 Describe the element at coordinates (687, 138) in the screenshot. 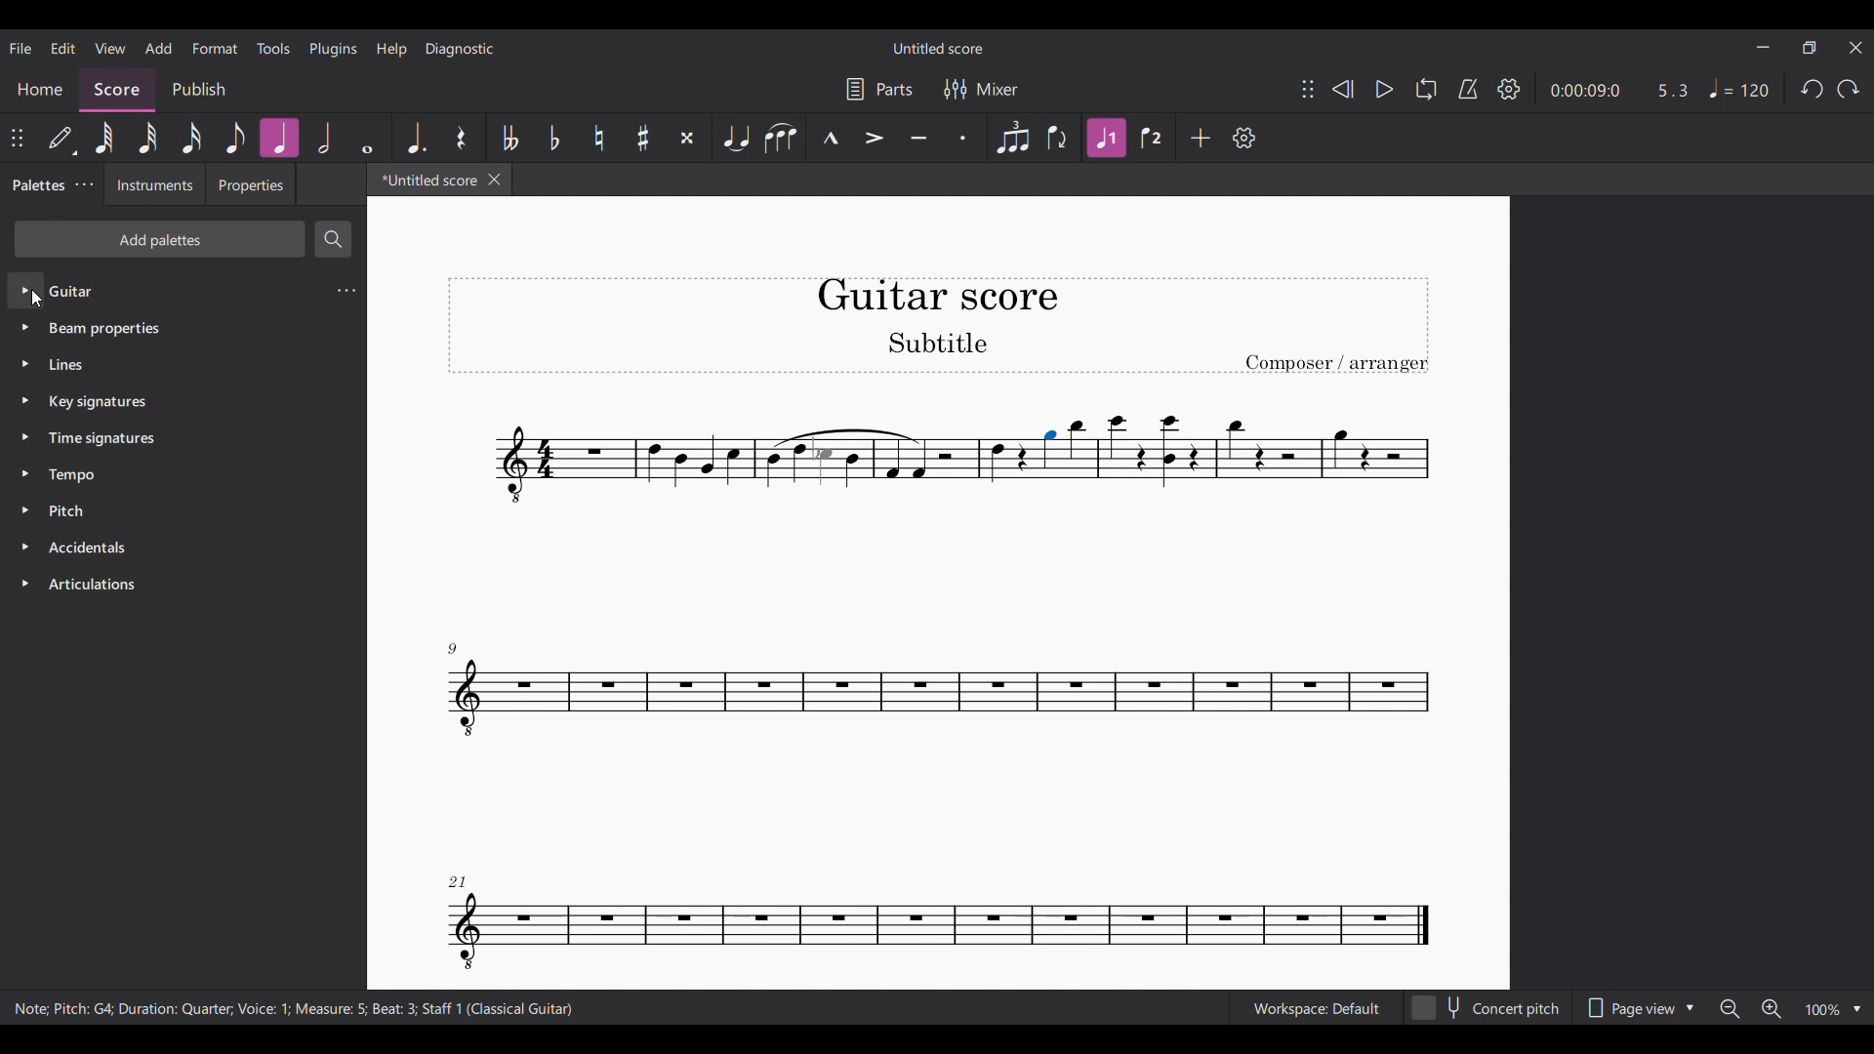

I see `Toggle double sharp` at that location.